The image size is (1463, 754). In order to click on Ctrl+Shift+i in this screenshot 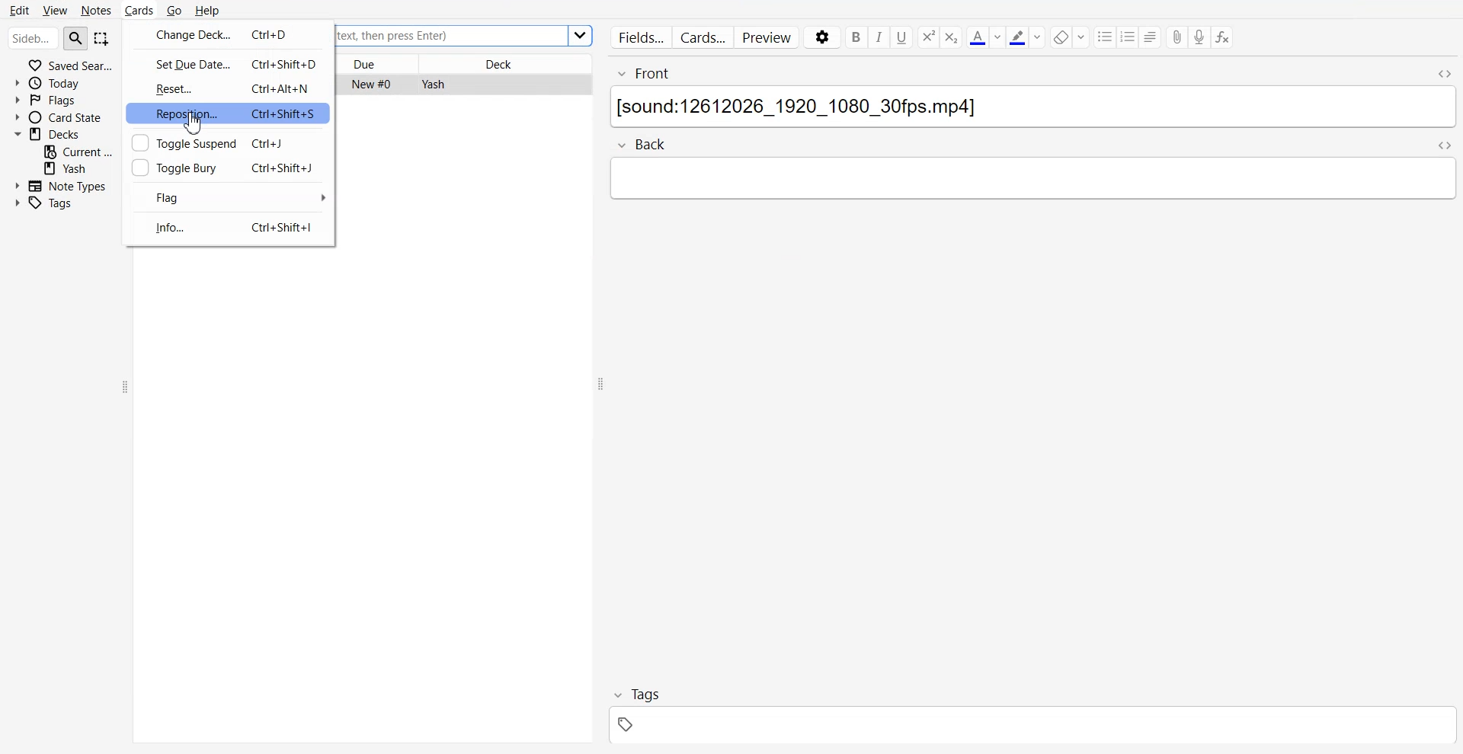, I will do `click(283, 230)`.